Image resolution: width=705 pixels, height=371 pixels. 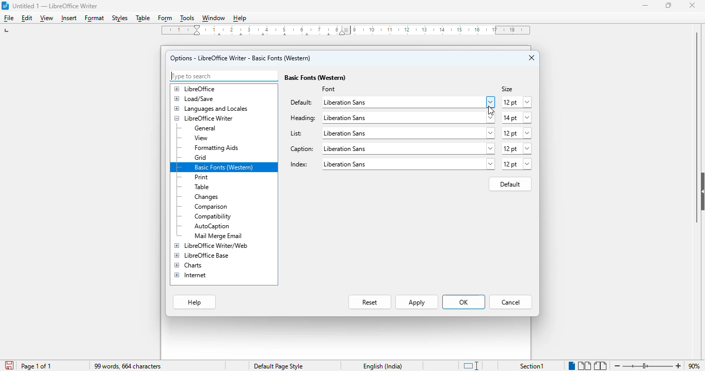 I want to click on close, so click(x=693, y=5).